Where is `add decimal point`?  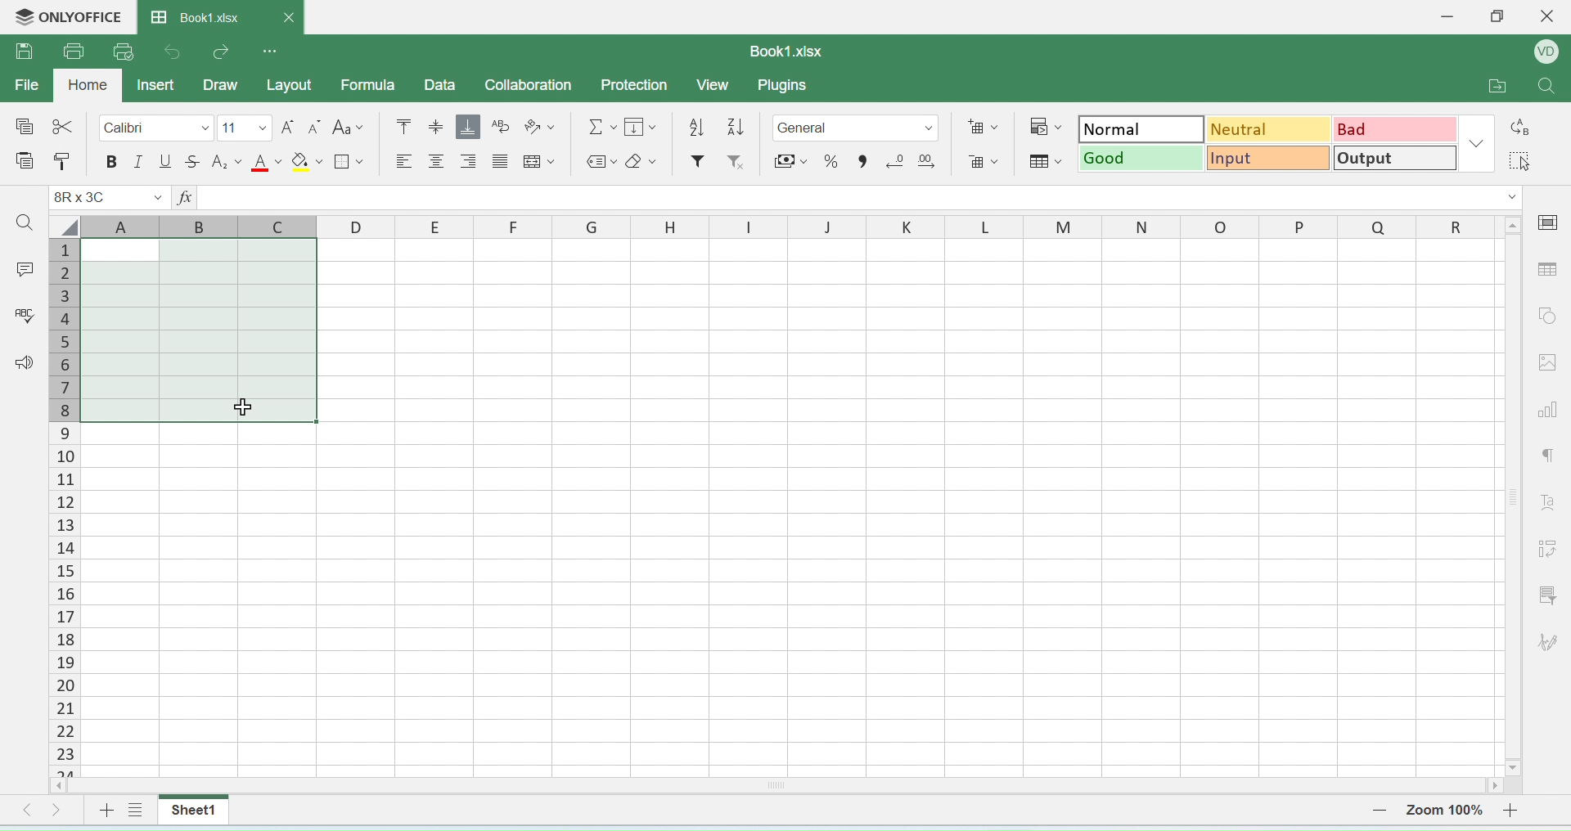
add decimal point is located at coordinates (924, 160).